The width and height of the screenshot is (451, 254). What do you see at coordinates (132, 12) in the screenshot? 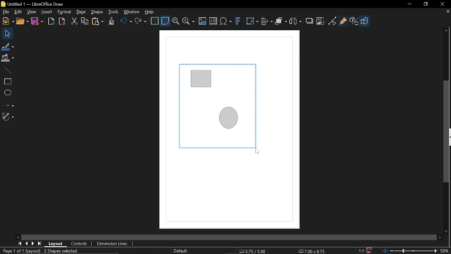
I see `Window` at bounding box center [132, 12].